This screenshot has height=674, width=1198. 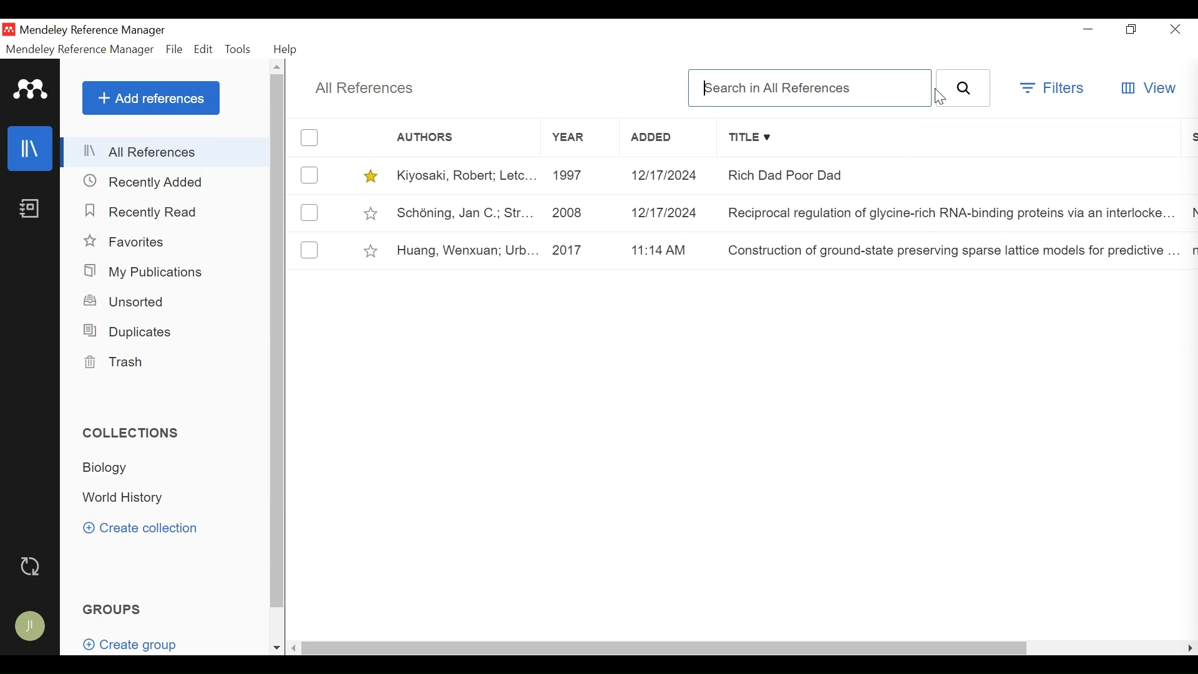 I want to click on (un)select, so click(x=310, y=212).